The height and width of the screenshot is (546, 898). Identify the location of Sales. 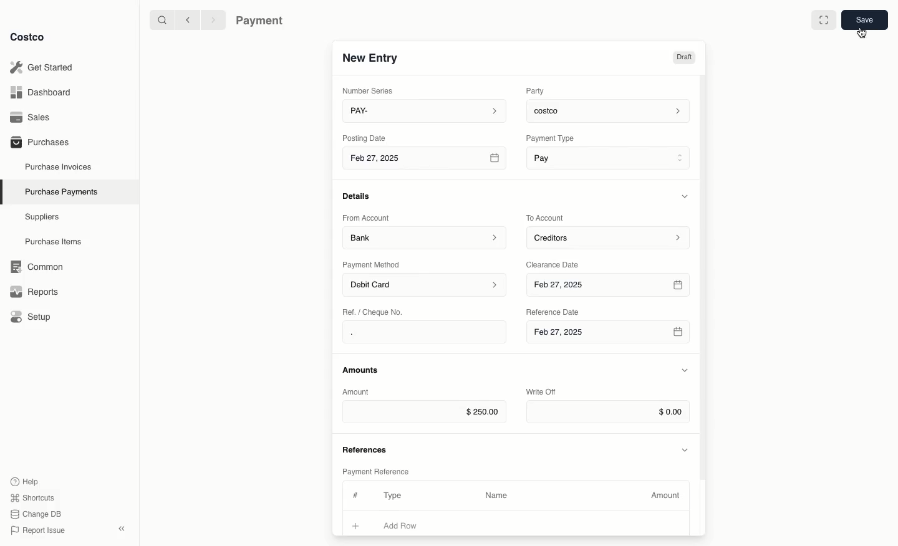
(34, 117).